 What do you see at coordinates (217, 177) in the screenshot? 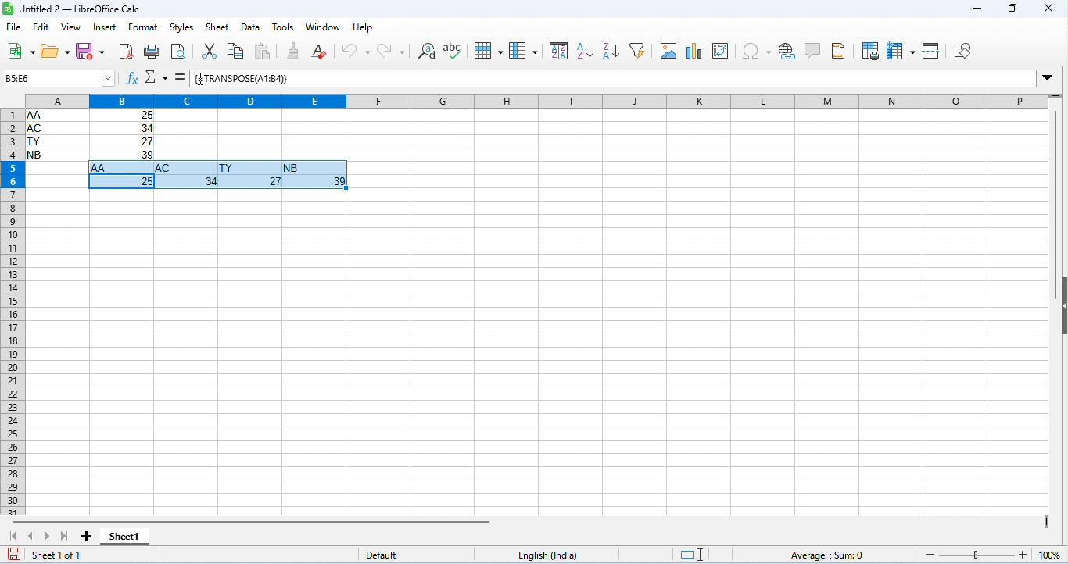
I see `rows and columns switched` at bounding box center [217, 177].